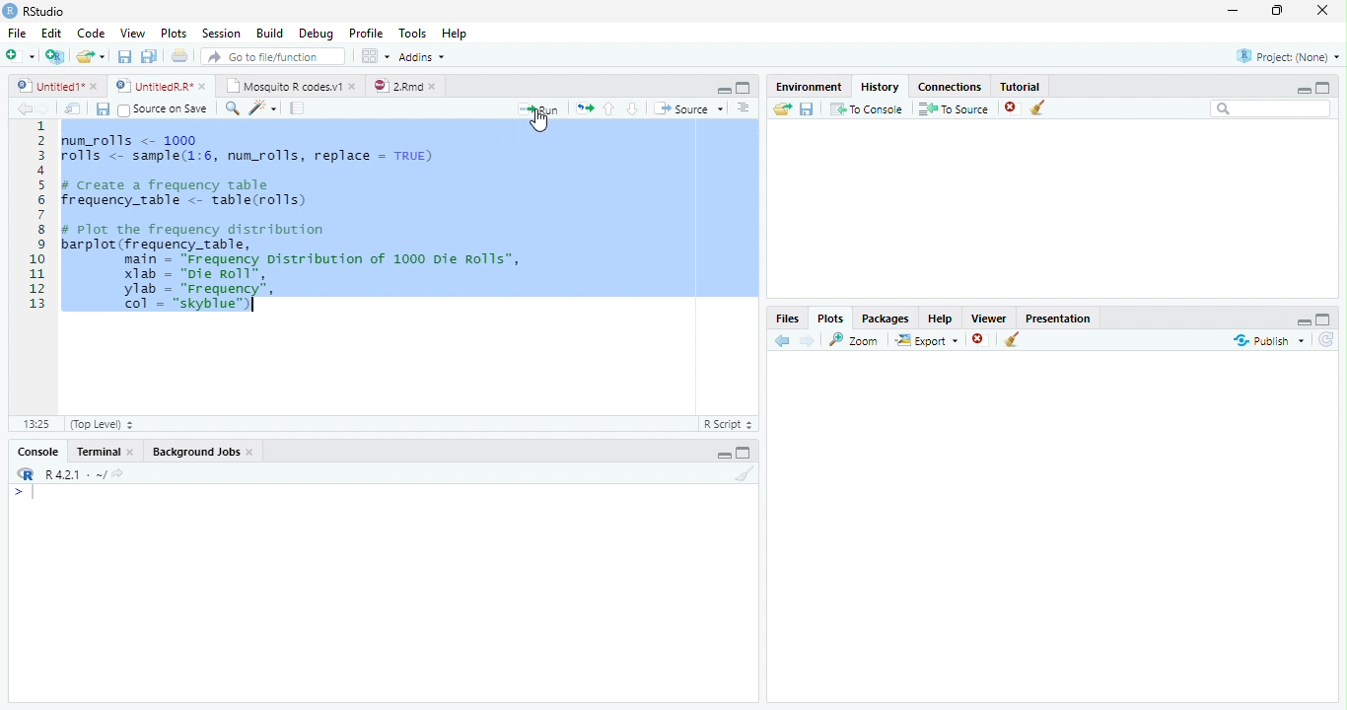  Describe the element at coordinates (383, 263) in the screenshot. I see `Code Editor` at that location.